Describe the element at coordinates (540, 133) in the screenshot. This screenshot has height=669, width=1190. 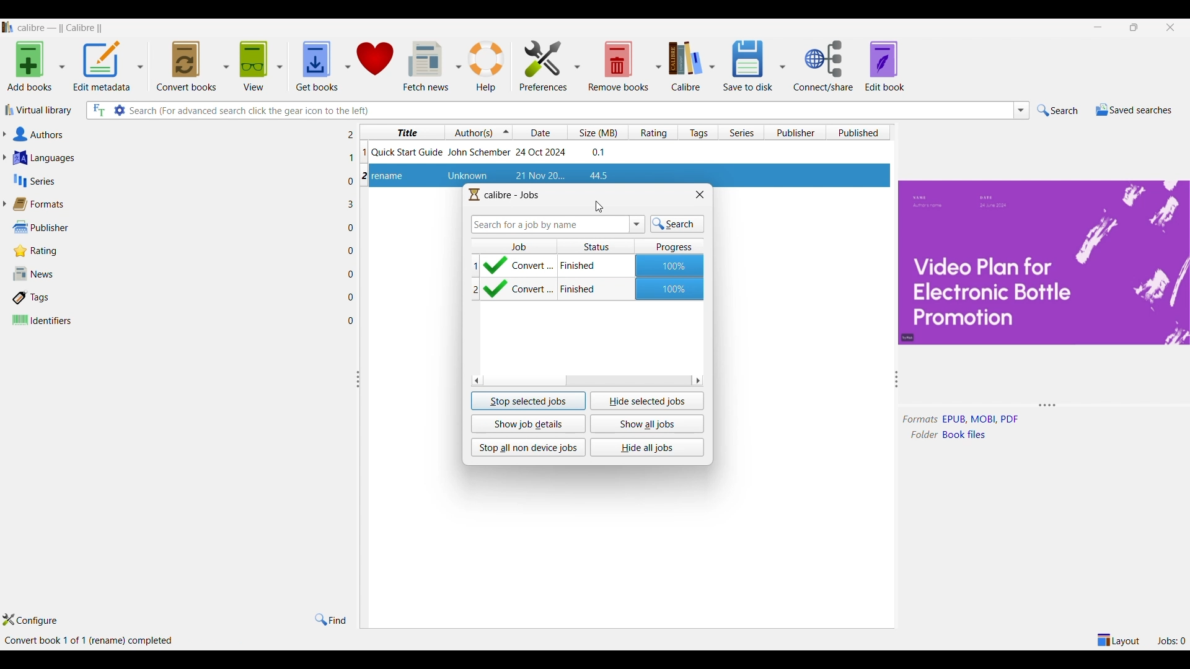
I see `Date column` at that location.